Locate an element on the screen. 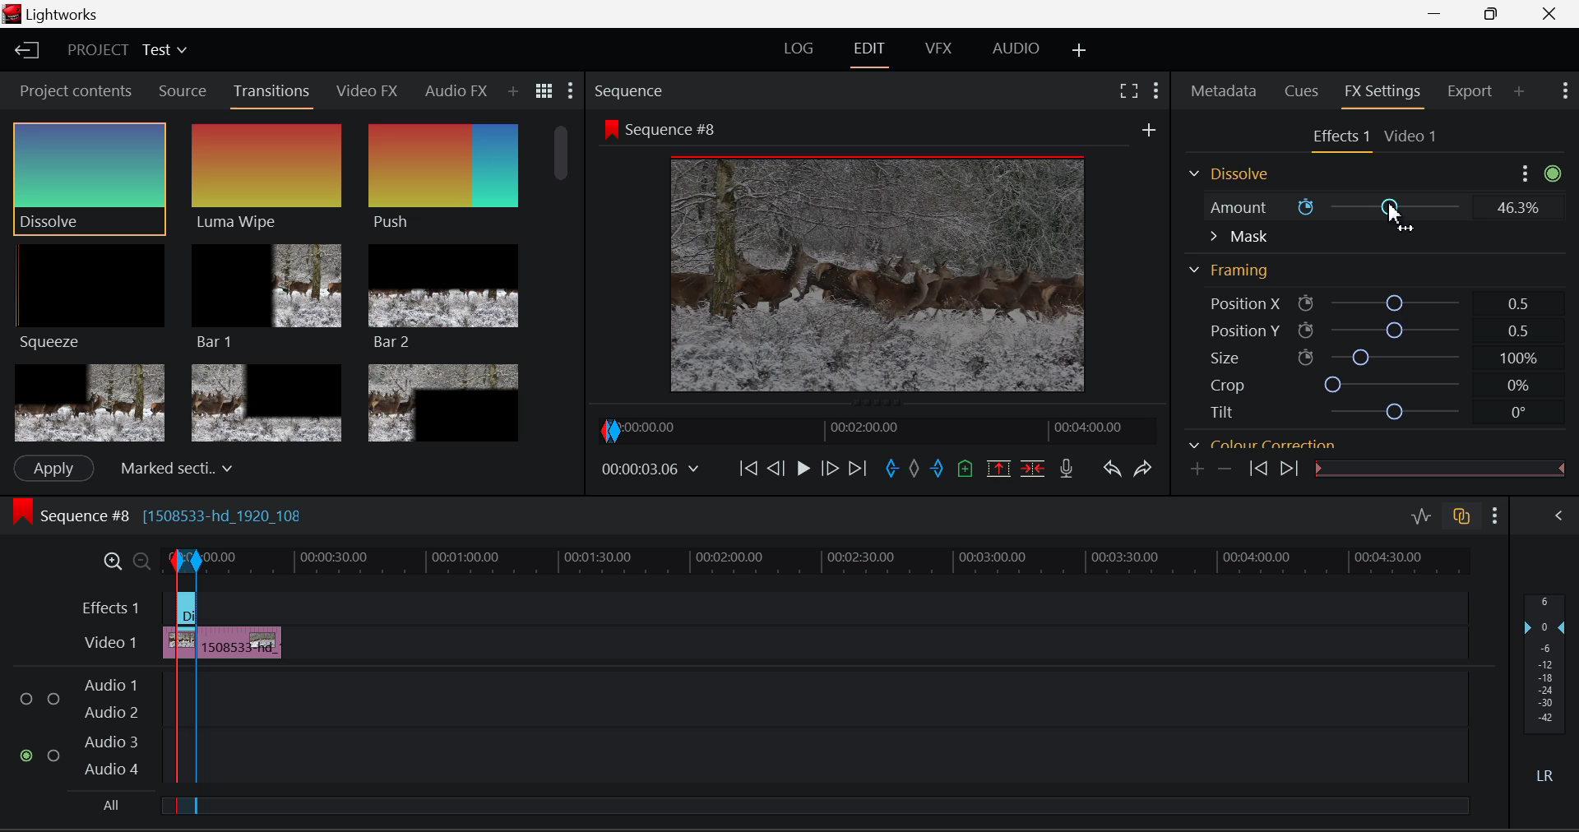 This screenshot has height=832, width=1579. Project contents is located at coordinates (73, 90).